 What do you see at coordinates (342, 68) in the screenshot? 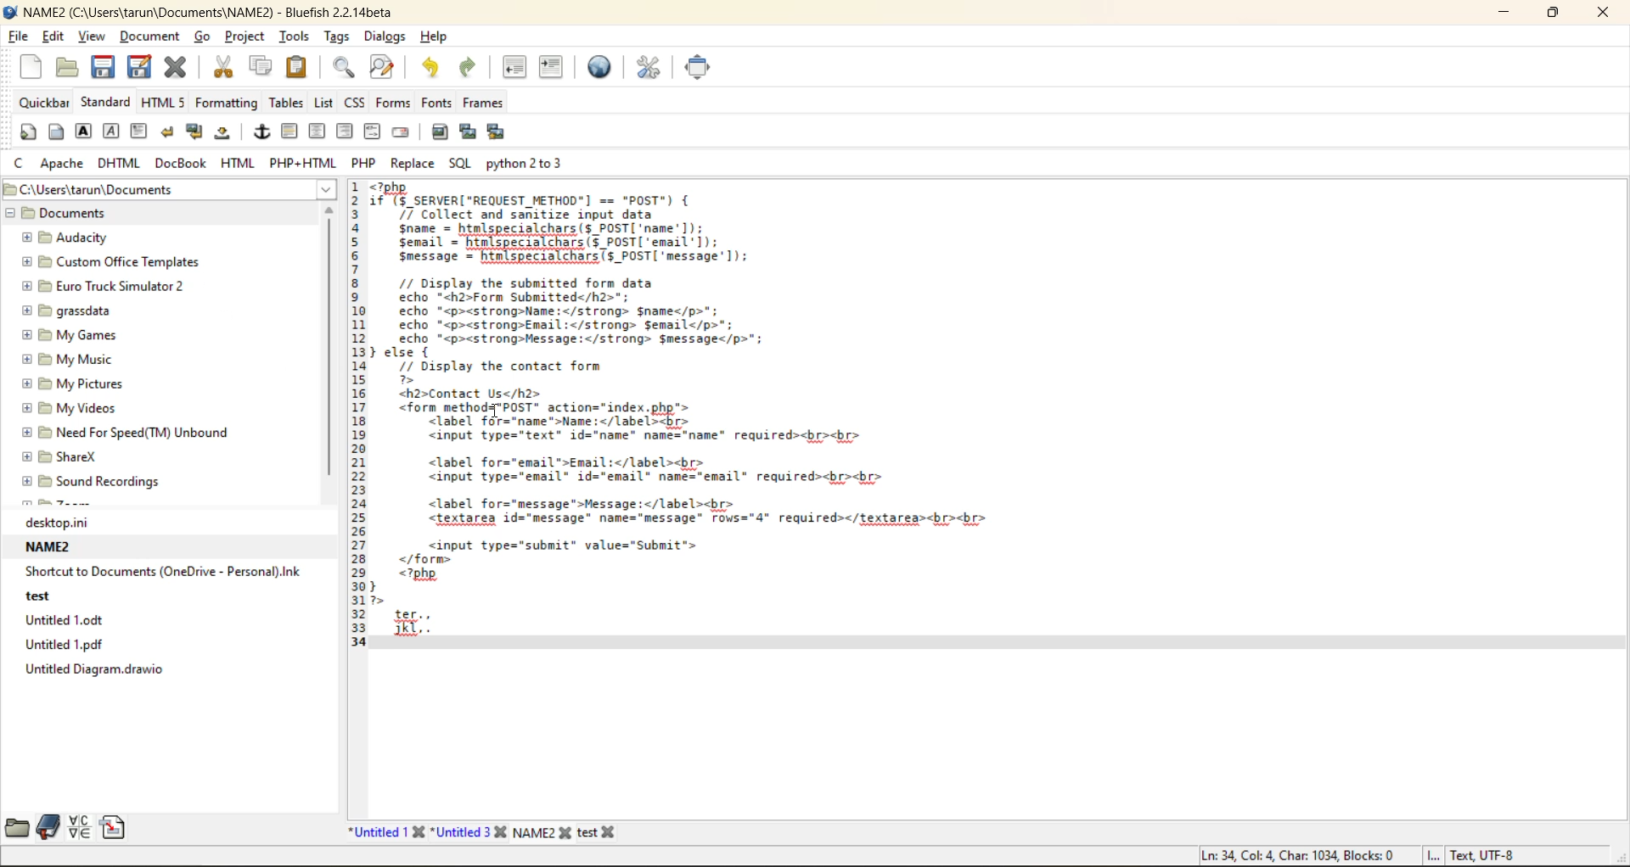
I see `find` at bounding box center [342, 68].